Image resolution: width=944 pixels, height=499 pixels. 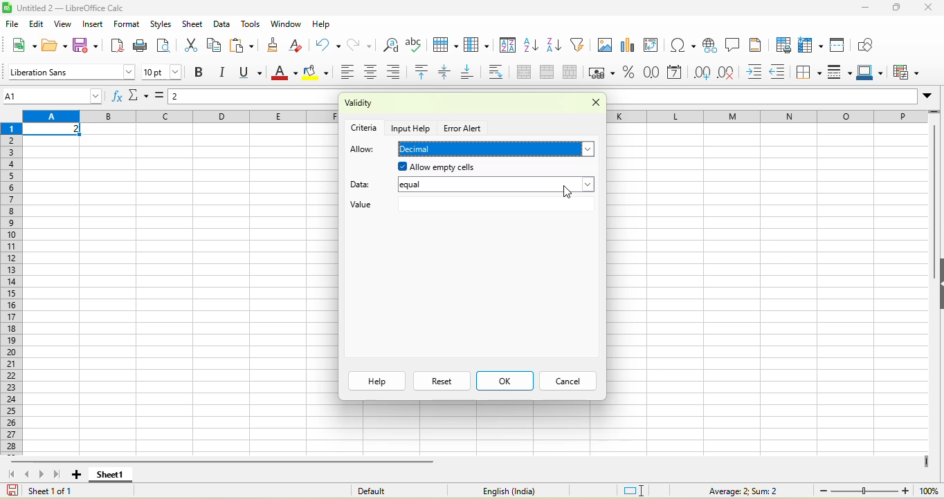 What do you see at coordinates (390, 490) in the screenshot?
I see `default` at bounding box center [390, 490].